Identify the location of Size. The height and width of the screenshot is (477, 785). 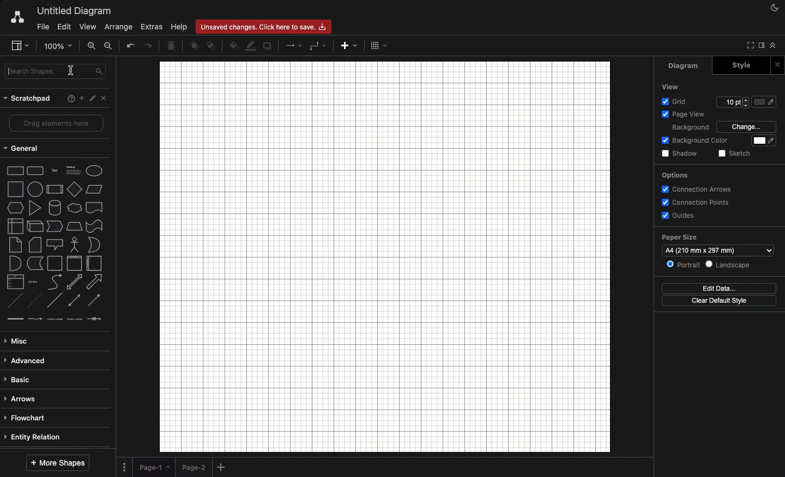
(733, 102).